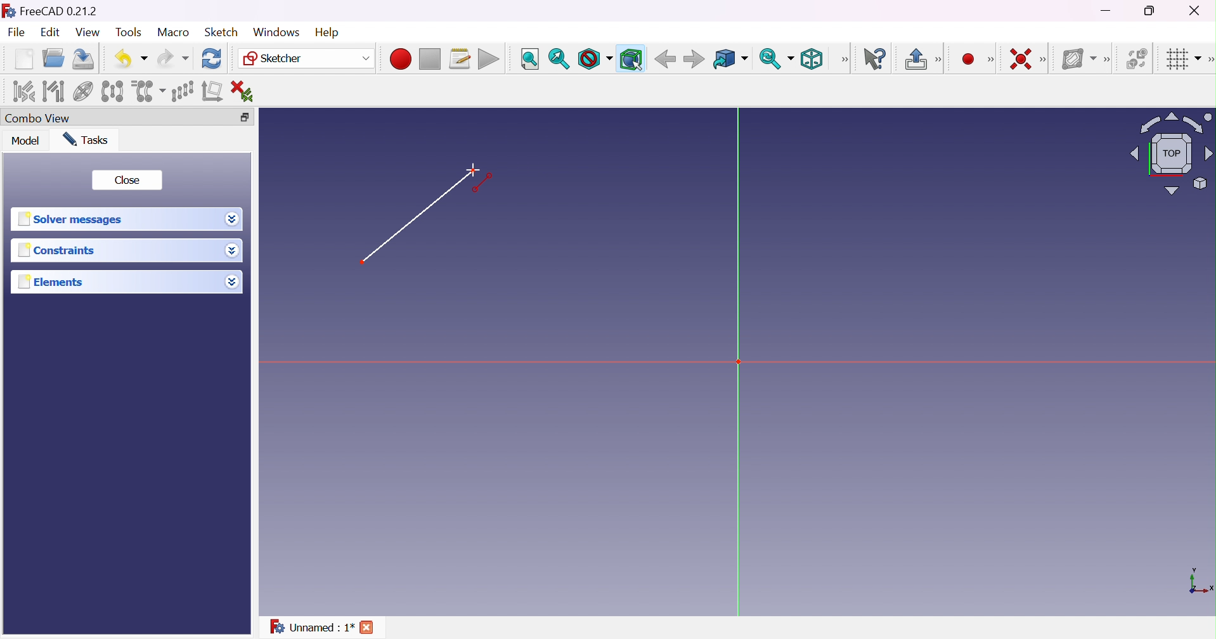  What do you see at coordinates (694, 60) in the screenshot?
I see `Forward` at bounding box center [694, 60].